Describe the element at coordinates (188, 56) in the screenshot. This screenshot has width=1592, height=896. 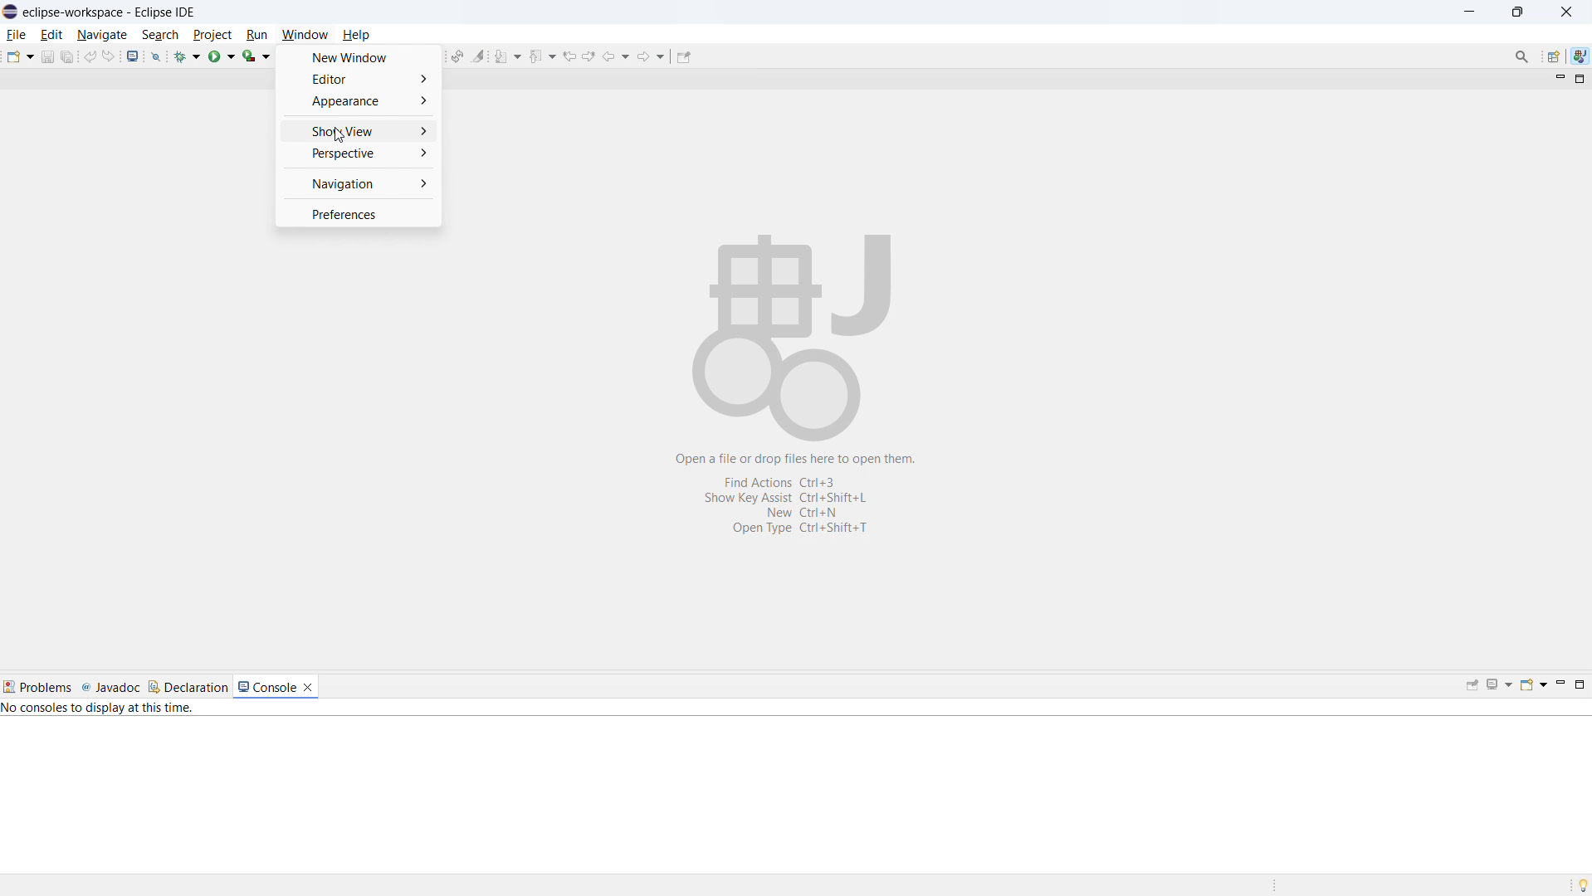
I see `debug` at that location.